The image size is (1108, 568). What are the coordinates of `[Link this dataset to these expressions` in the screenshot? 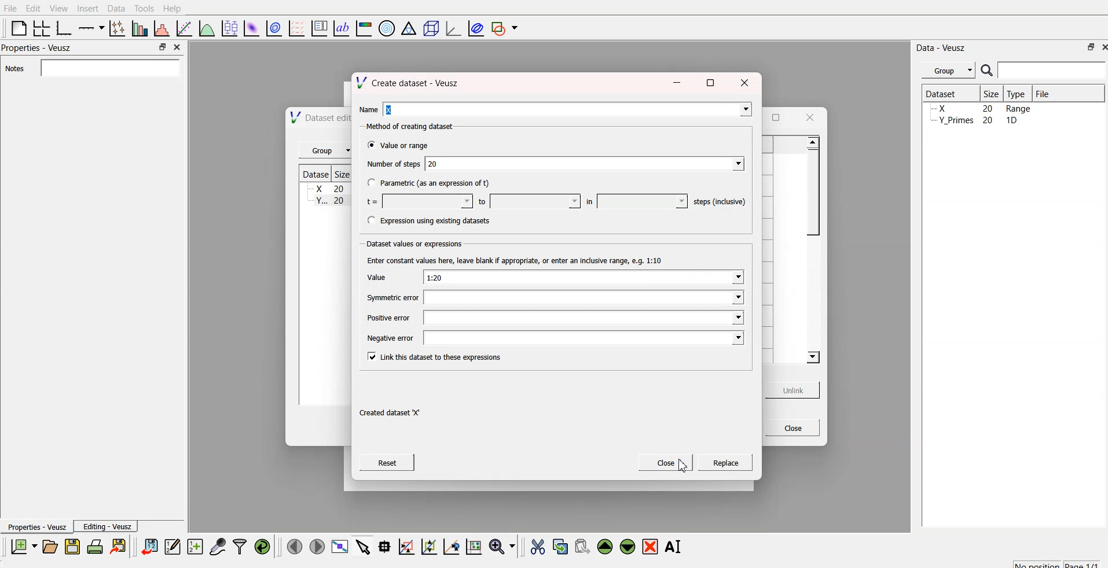 It's located at (437, 359).